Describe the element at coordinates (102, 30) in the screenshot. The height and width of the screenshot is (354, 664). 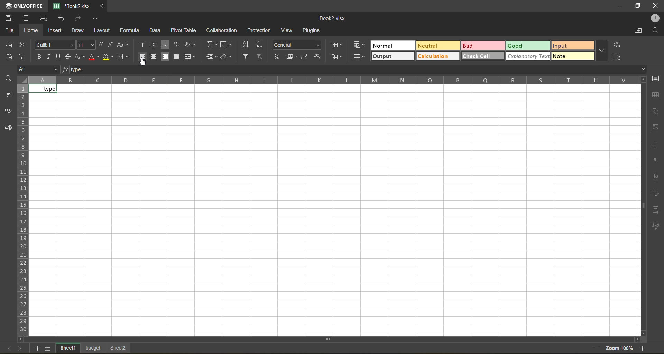
I see `layout` at that location.